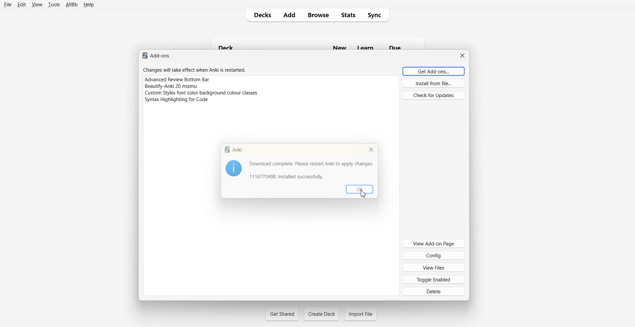  I want to click on Toggle Enabled, so click(434, 279).